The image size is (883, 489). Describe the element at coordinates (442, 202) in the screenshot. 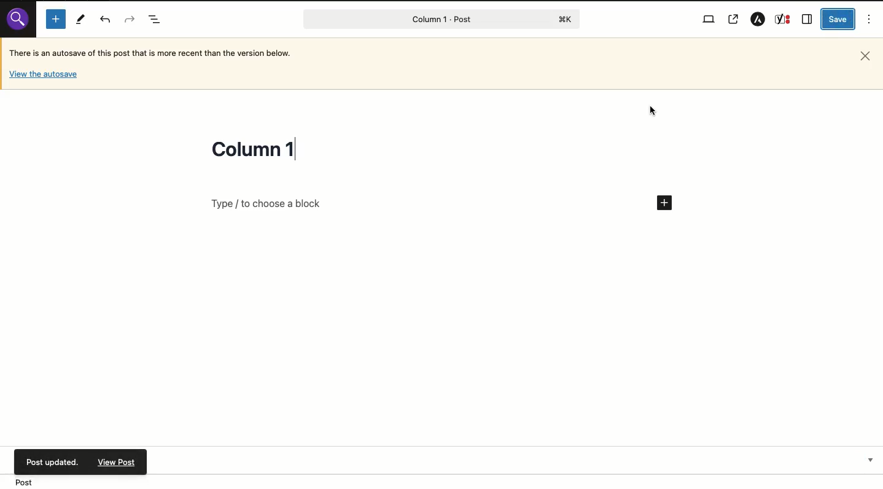

I see `Add new block` at that location.